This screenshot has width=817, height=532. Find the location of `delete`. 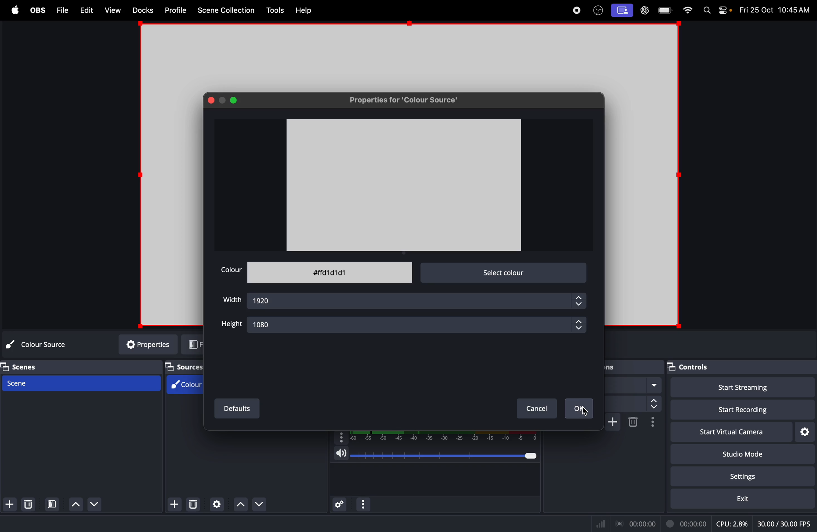

delete is located at coordinates (31, 504).